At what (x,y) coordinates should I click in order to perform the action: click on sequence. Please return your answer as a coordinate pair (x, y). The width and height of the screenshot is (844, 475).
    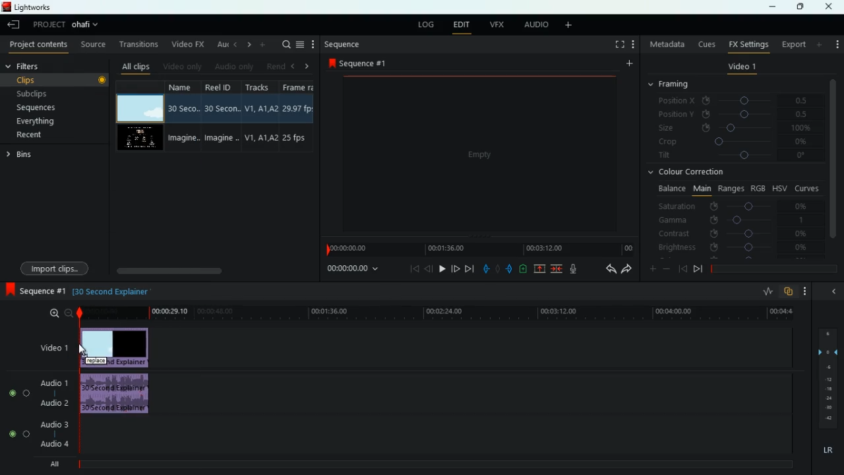
    Looking at the image, I should click on (342, 44).